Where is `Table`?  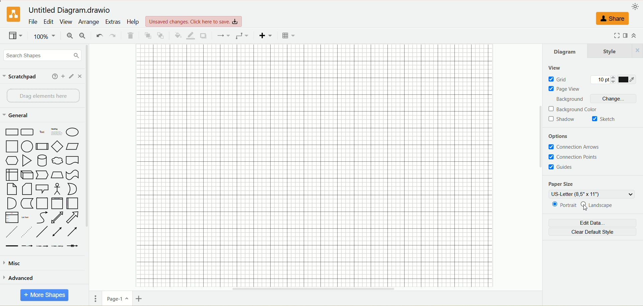
Table is located at coordinates (288, 35).